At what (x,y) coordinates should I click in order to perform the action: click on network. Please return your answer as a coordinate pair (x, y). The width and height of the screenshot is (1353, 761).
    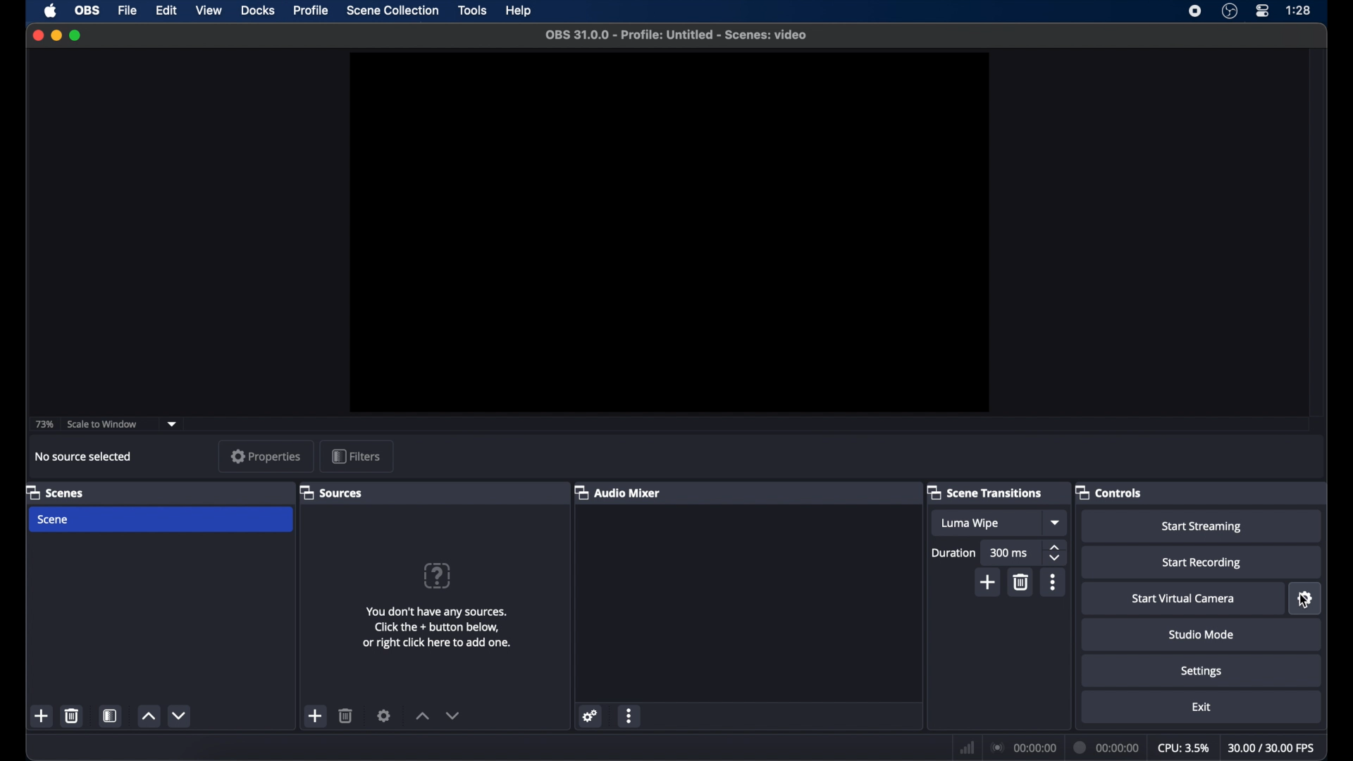
    Looking at the image, I should click on (968, 747).